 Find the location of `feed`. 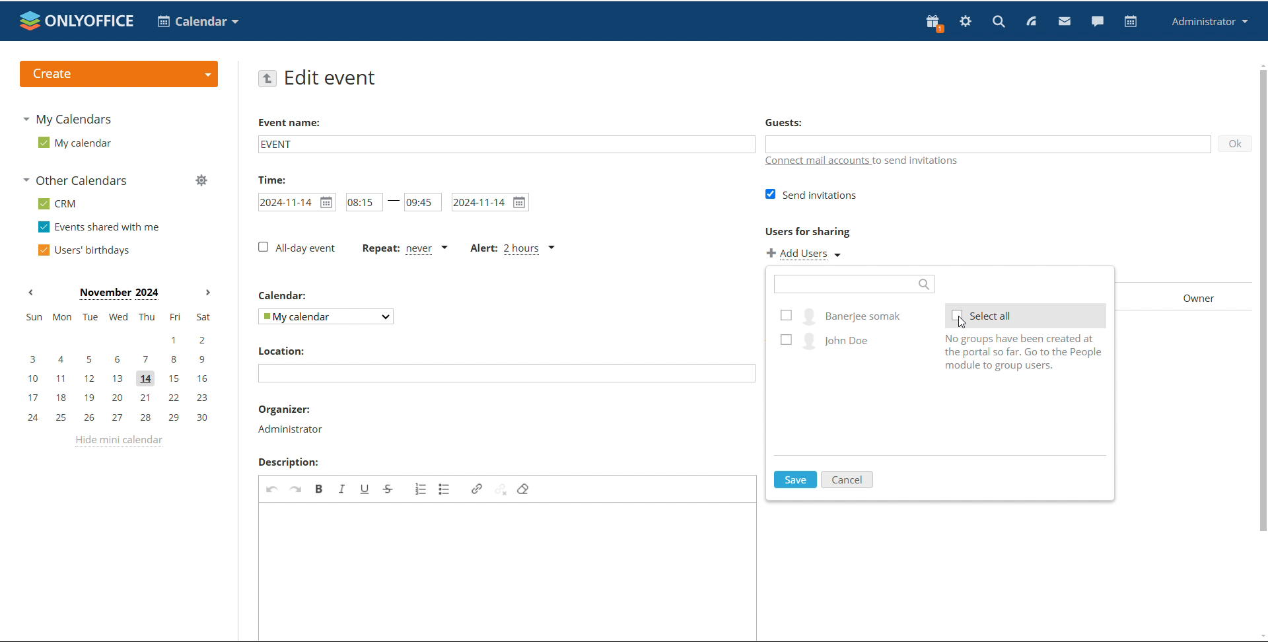

feed is located at coordinates (1030, 22).